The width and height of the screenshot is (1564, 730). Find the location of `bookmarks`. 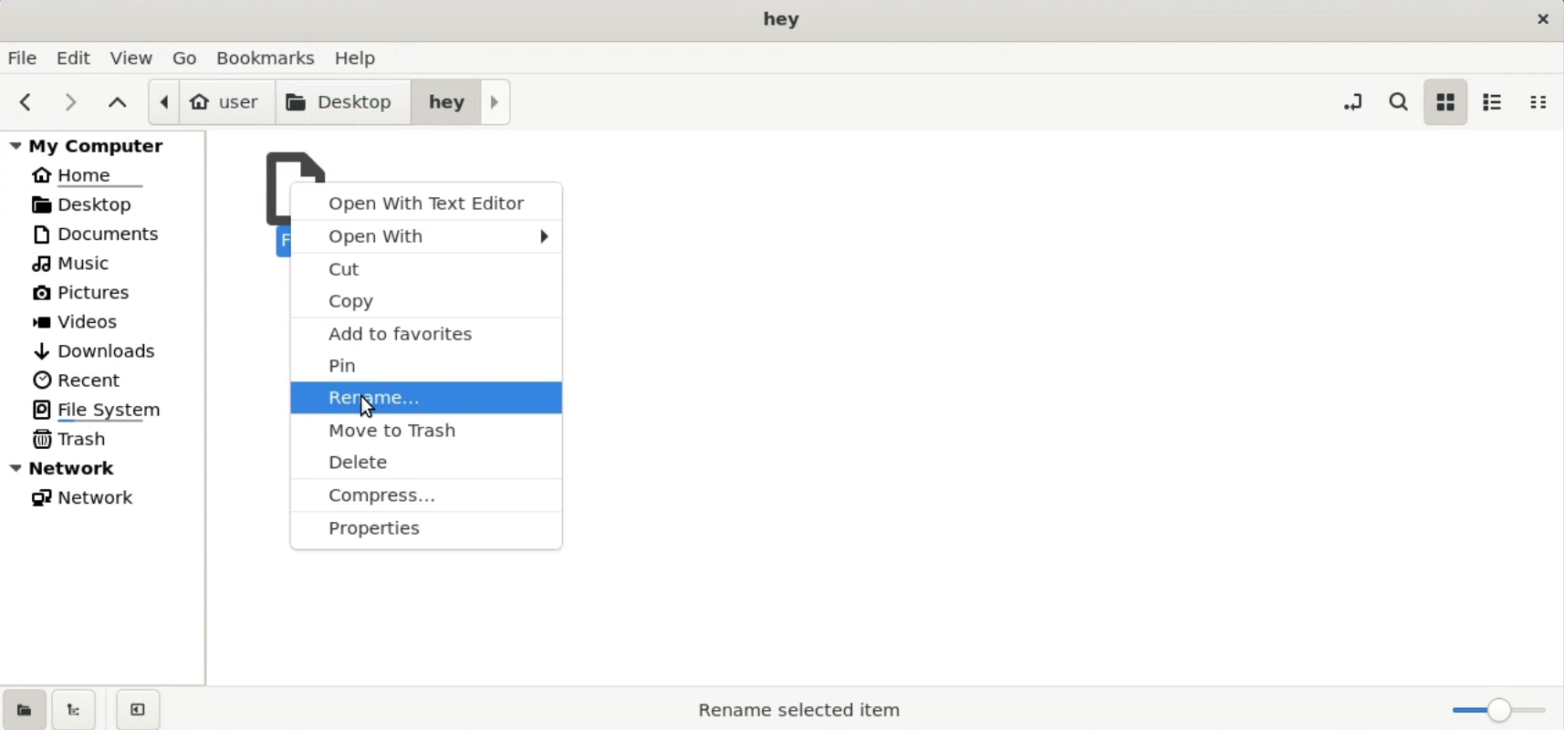

bookmarks is located at coordinates (271, 56).